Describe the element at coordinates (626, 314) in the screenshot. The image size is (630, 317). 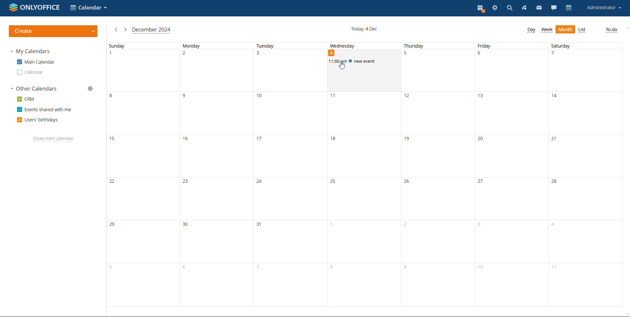
I see `scroll down` at that location.